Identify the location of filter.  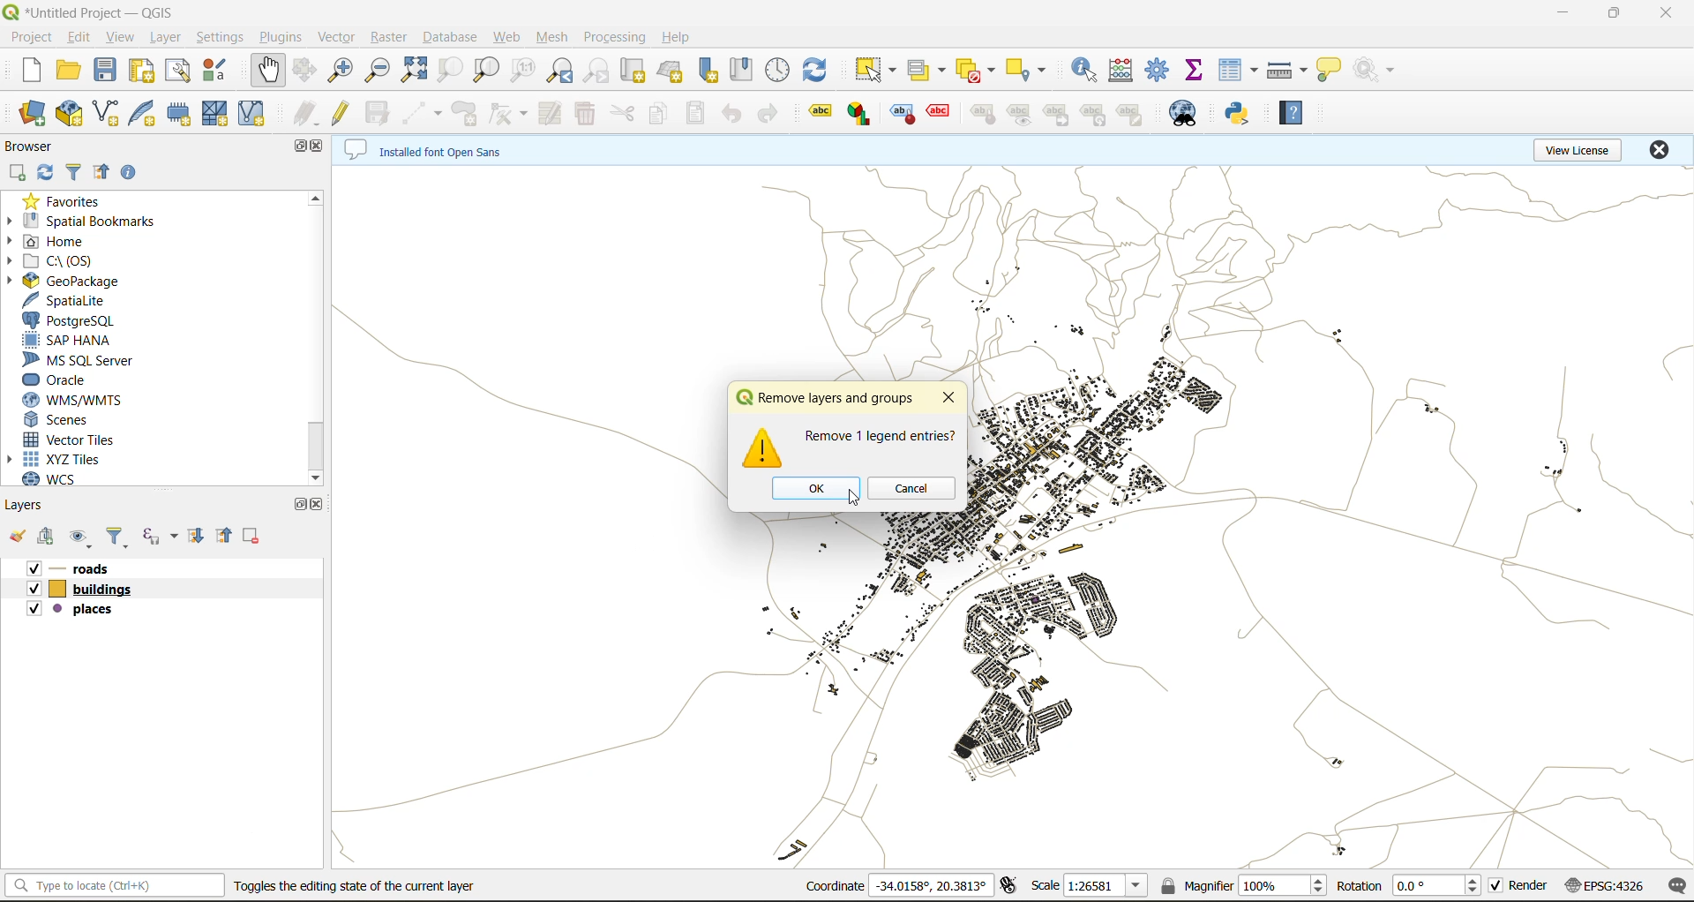
(122, 537).